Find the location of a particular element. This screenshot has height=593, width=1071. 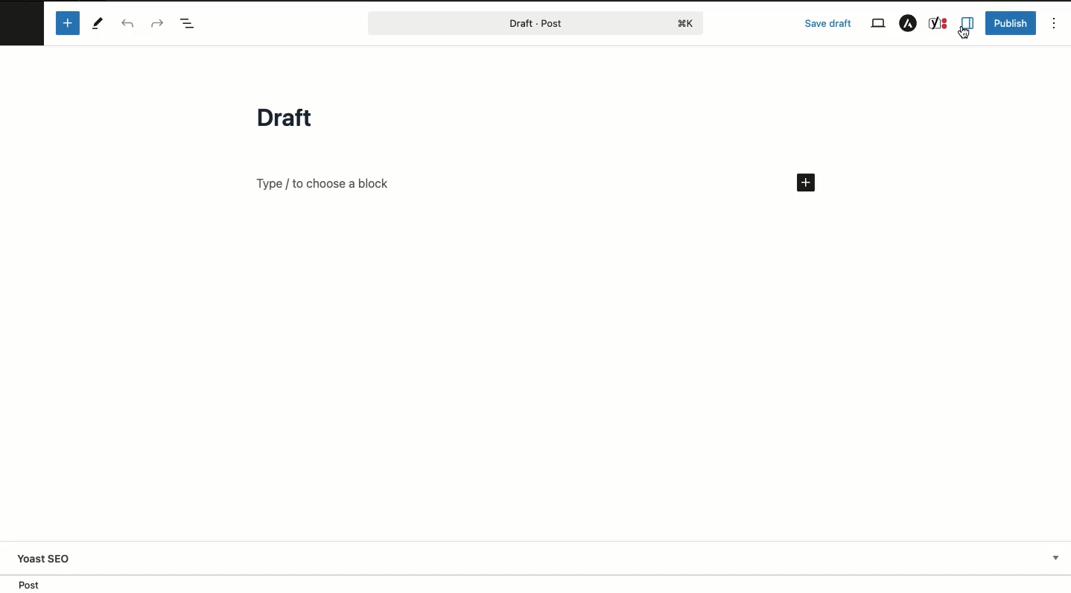

cursor is located at coordinates (964, 34).